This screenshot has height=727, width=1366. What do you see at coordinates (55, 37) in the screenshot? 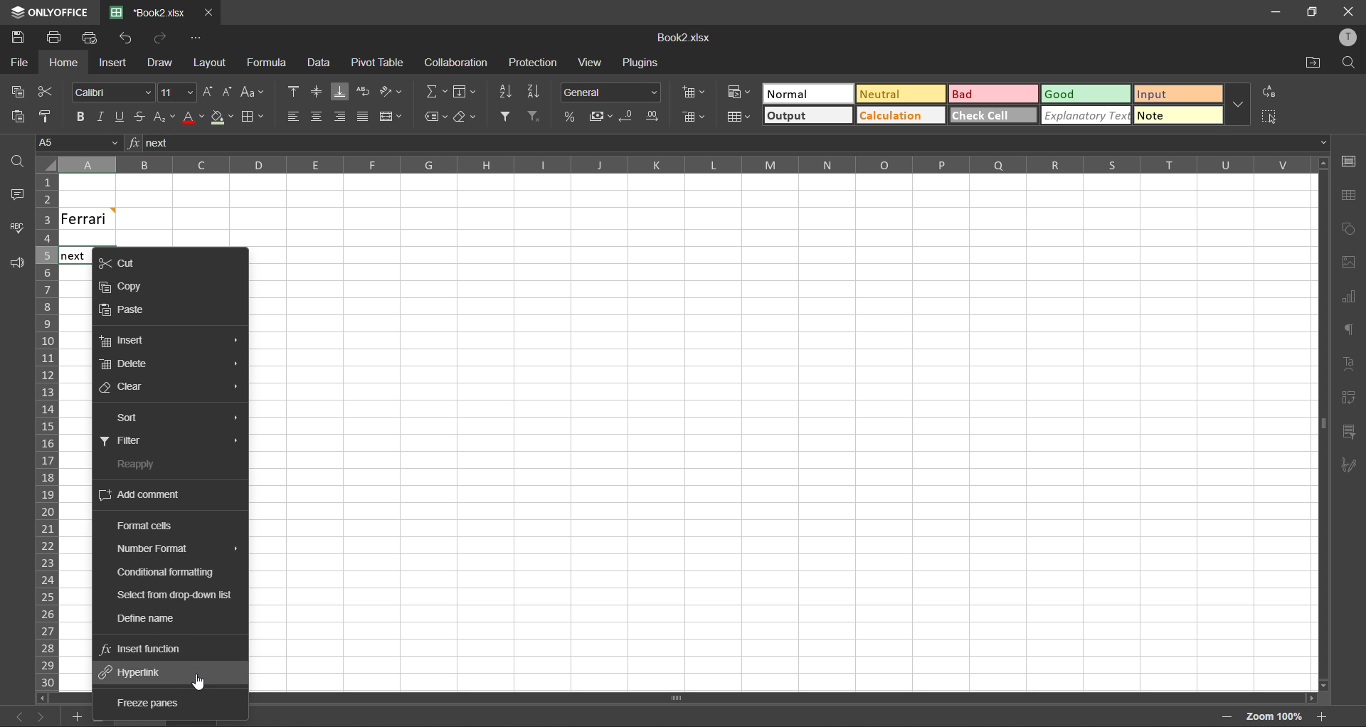
I see `print` at bounding box center [55, 37].